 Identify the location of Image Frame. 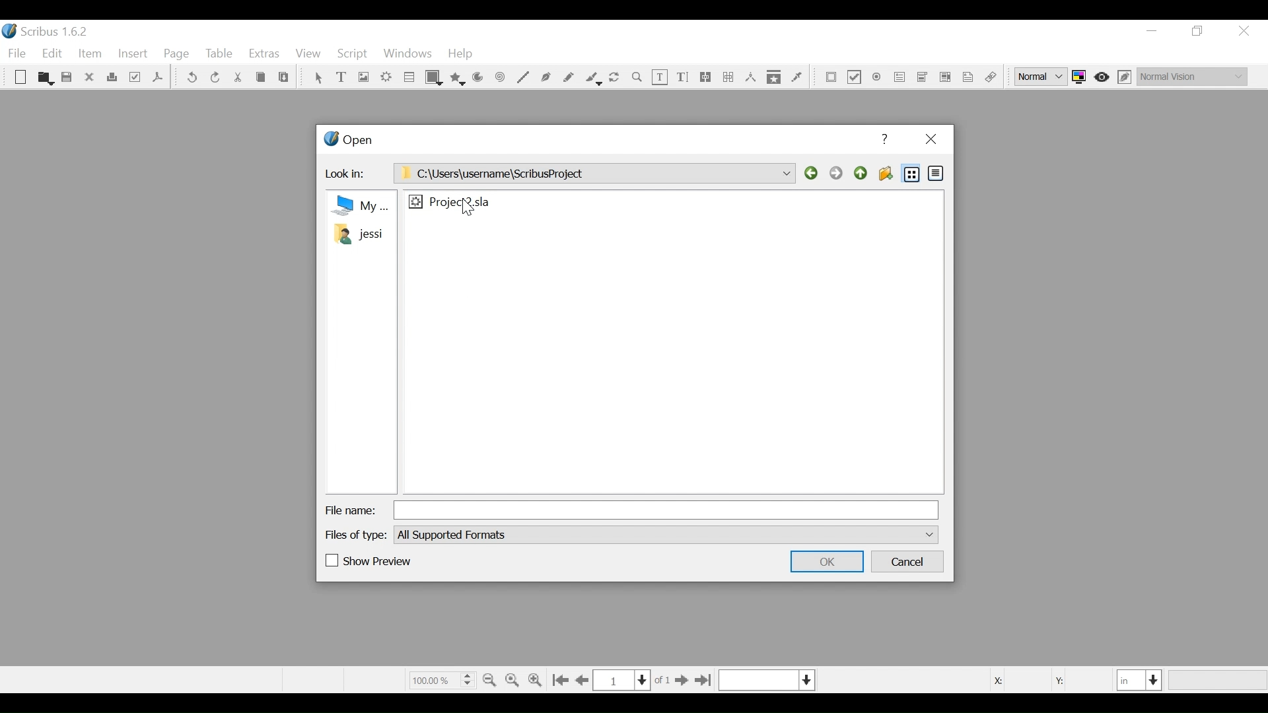
(363, 78).